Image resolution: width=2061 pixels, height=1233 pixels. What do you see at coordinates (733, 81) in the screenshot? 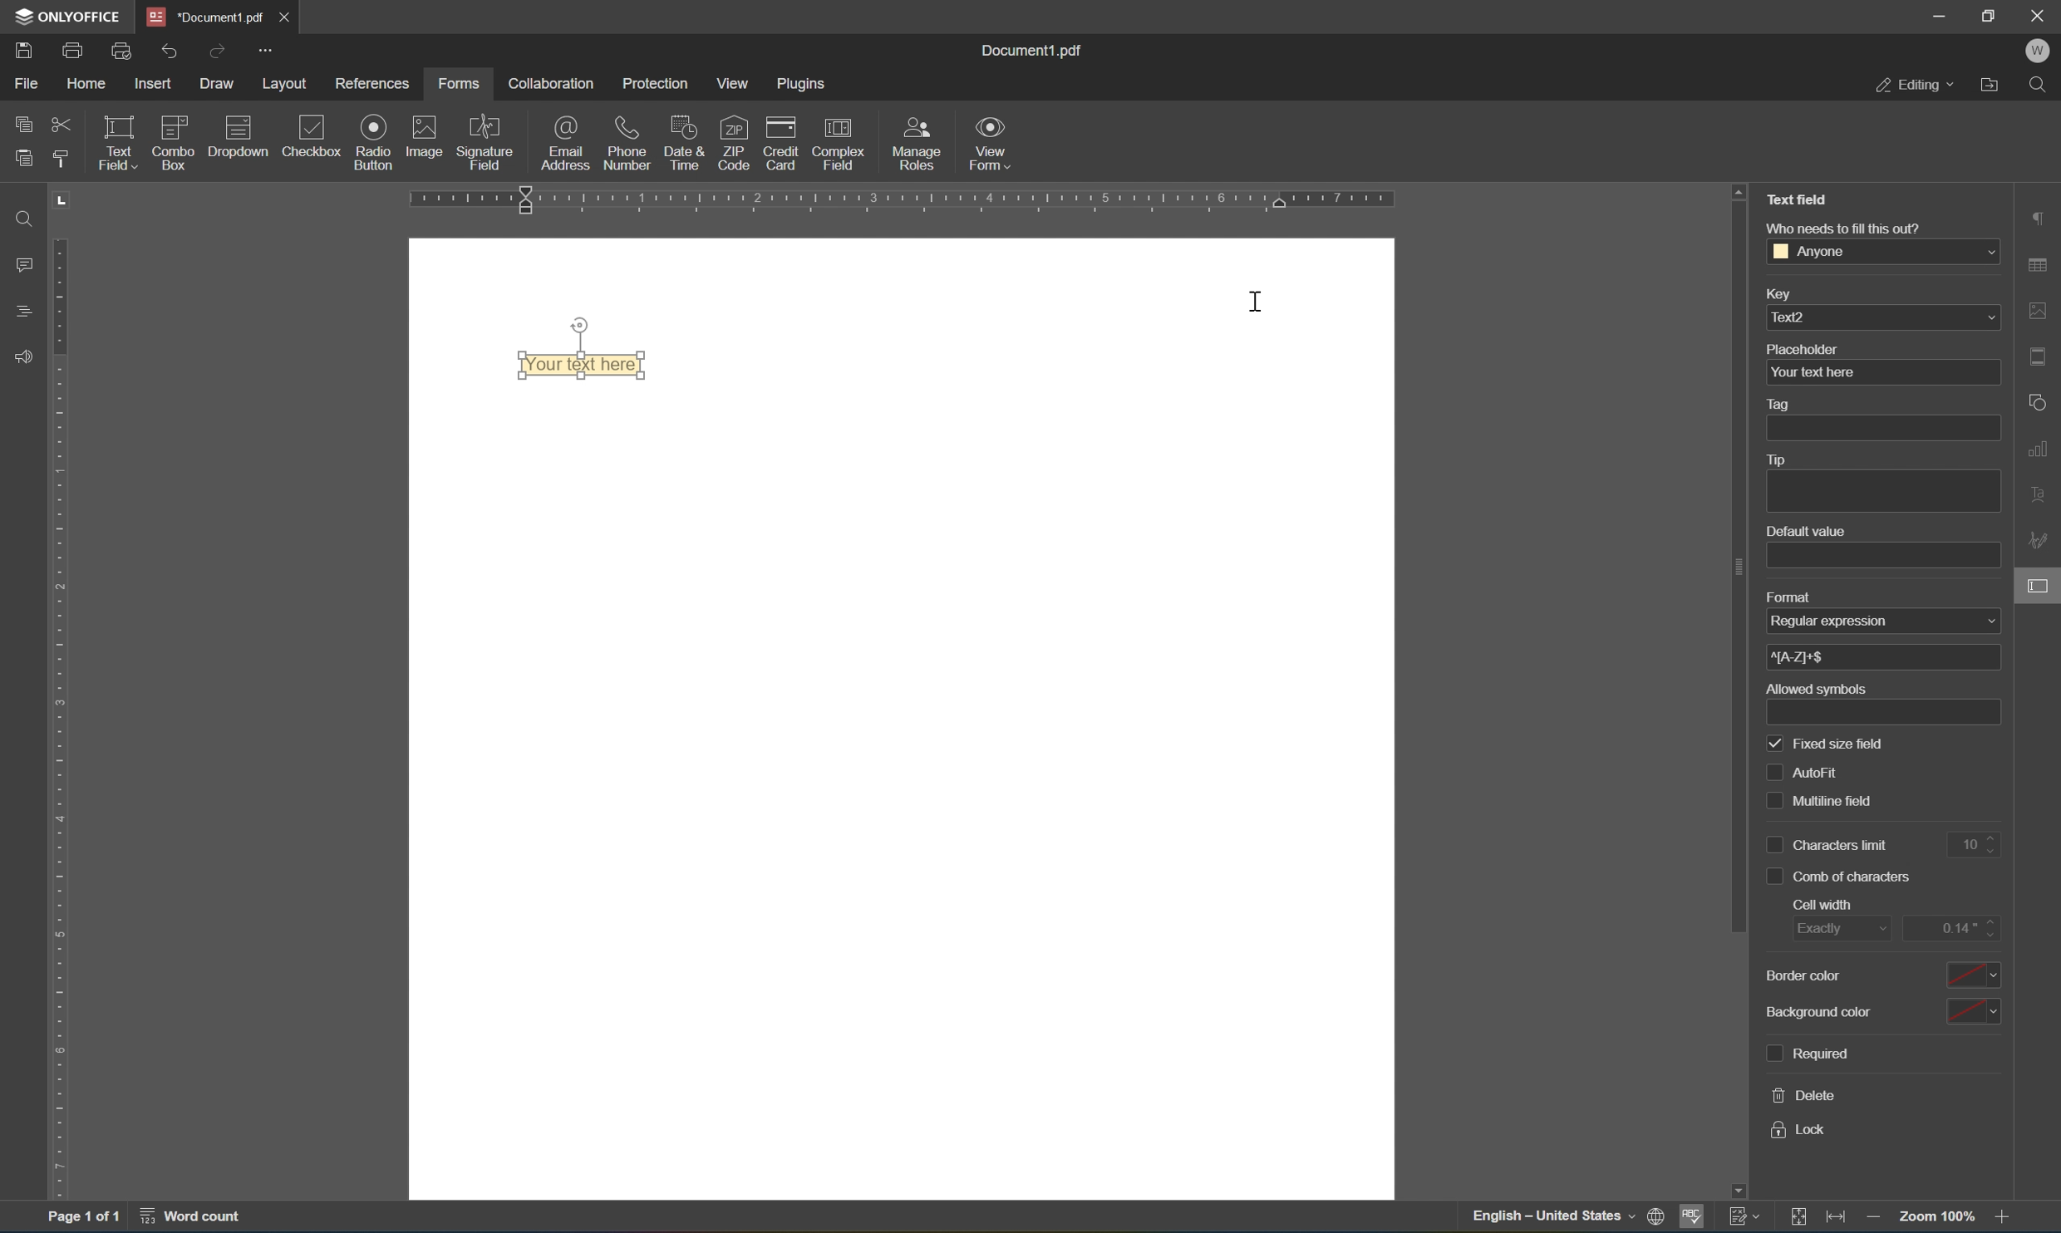
I see `view` at bounding box center [733, 81].